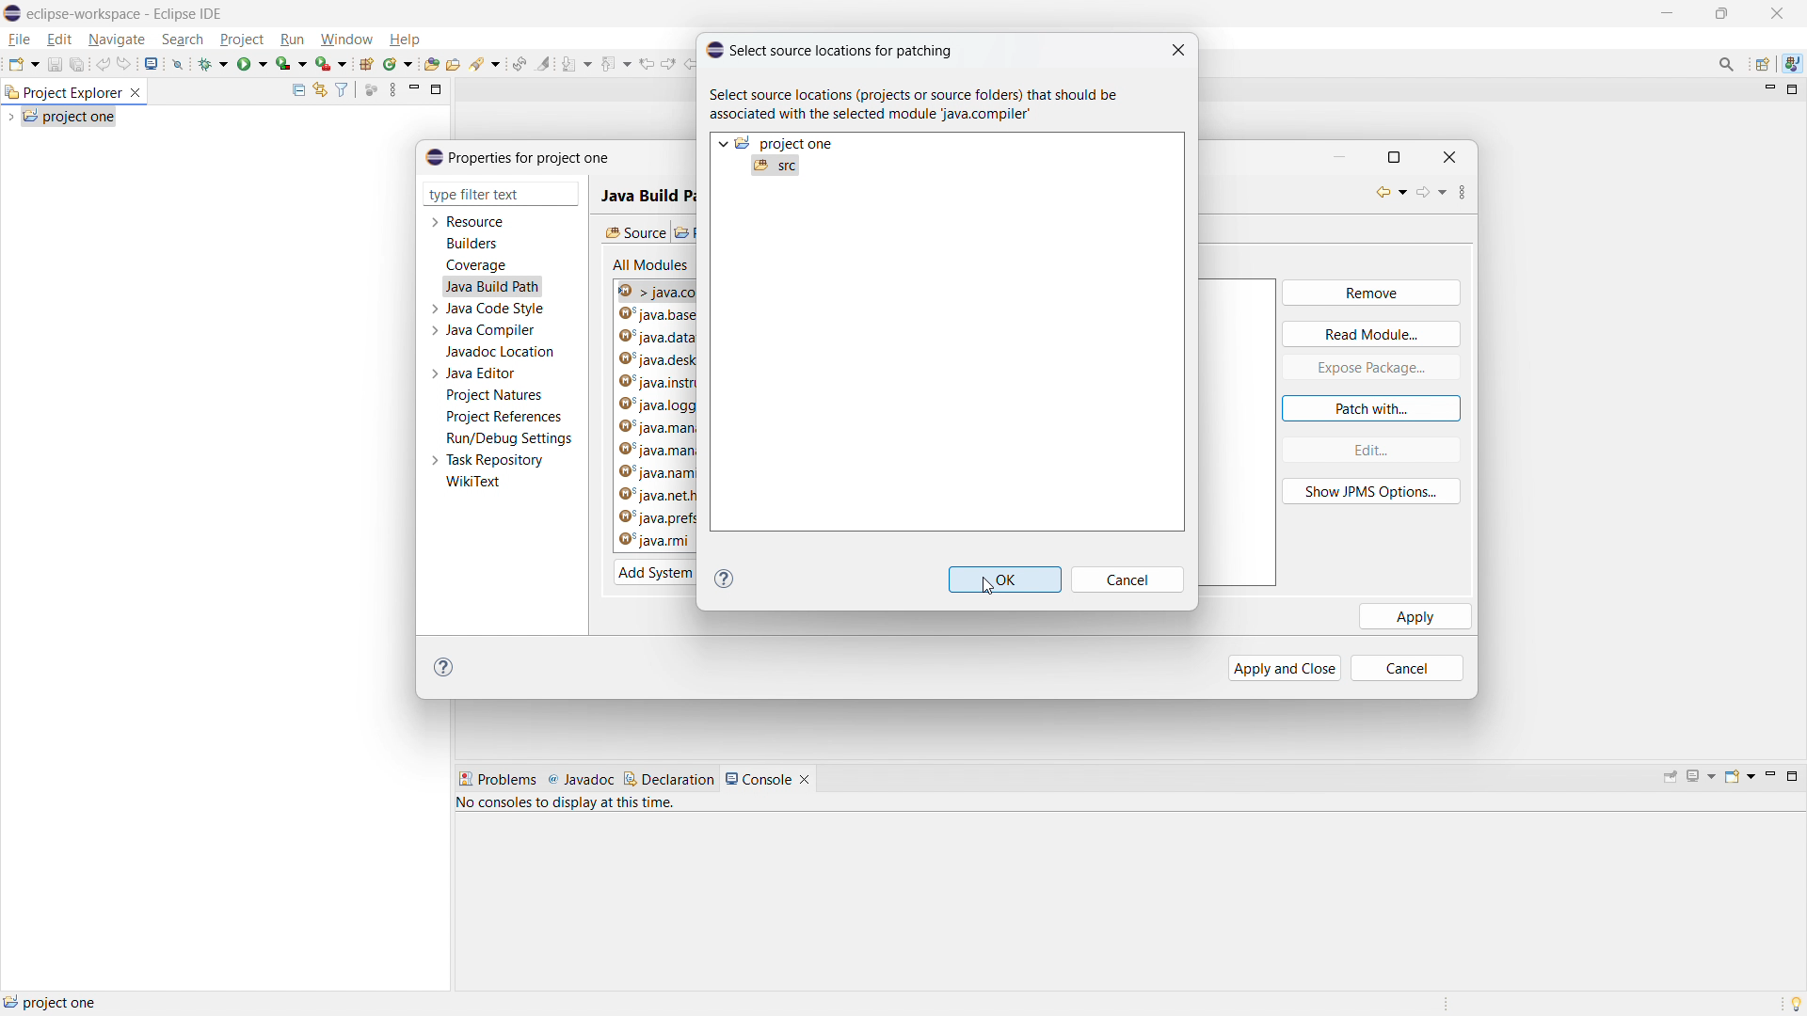 This screenshot has height=1016, width=1807. I want to click on tip of the day, so click(1796, 1003).